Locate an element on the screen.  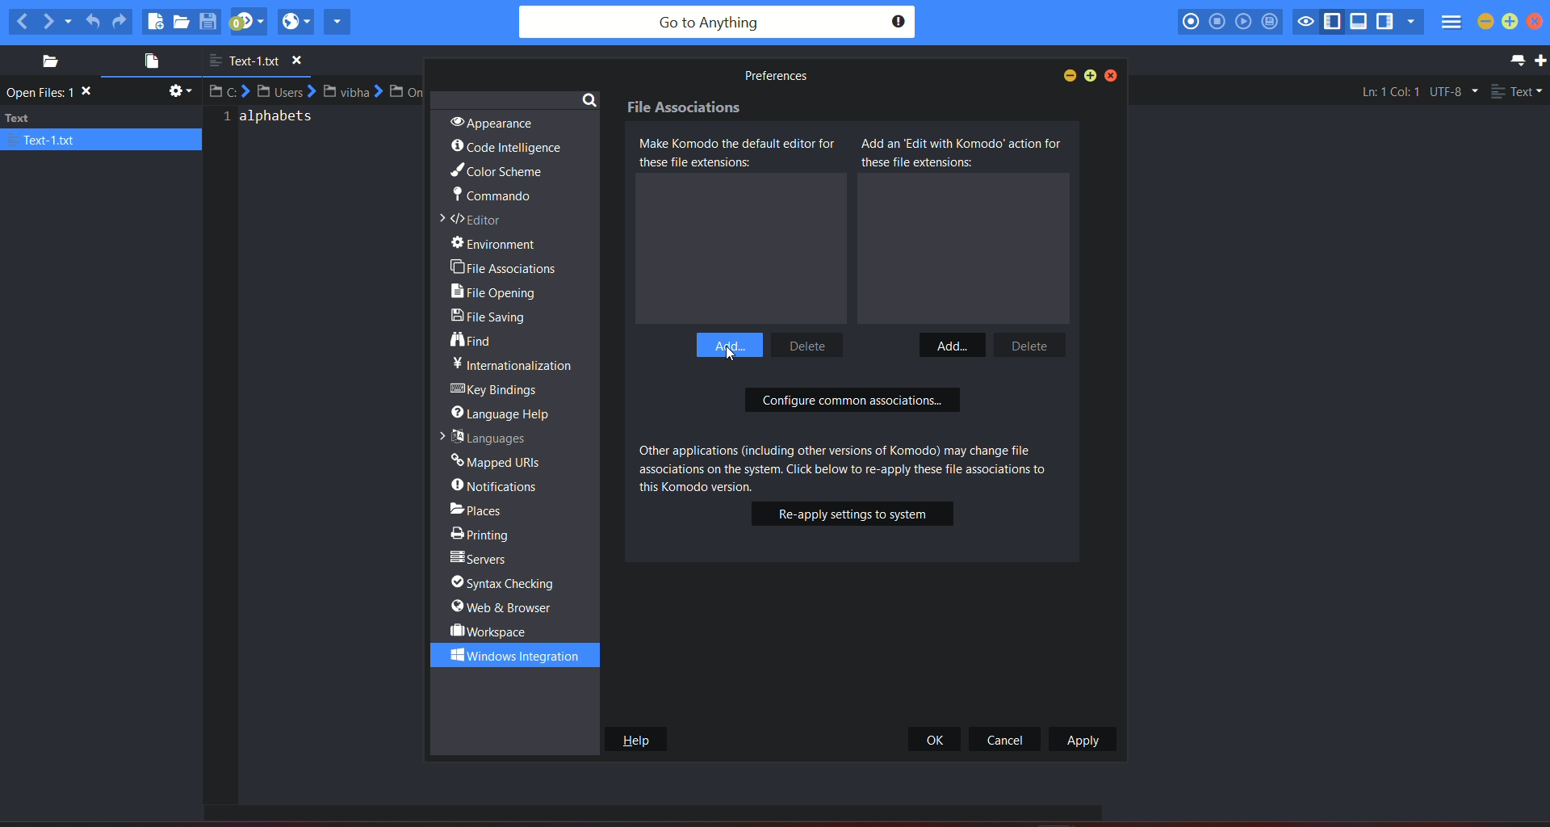
places is located at coordinates (44, 61).